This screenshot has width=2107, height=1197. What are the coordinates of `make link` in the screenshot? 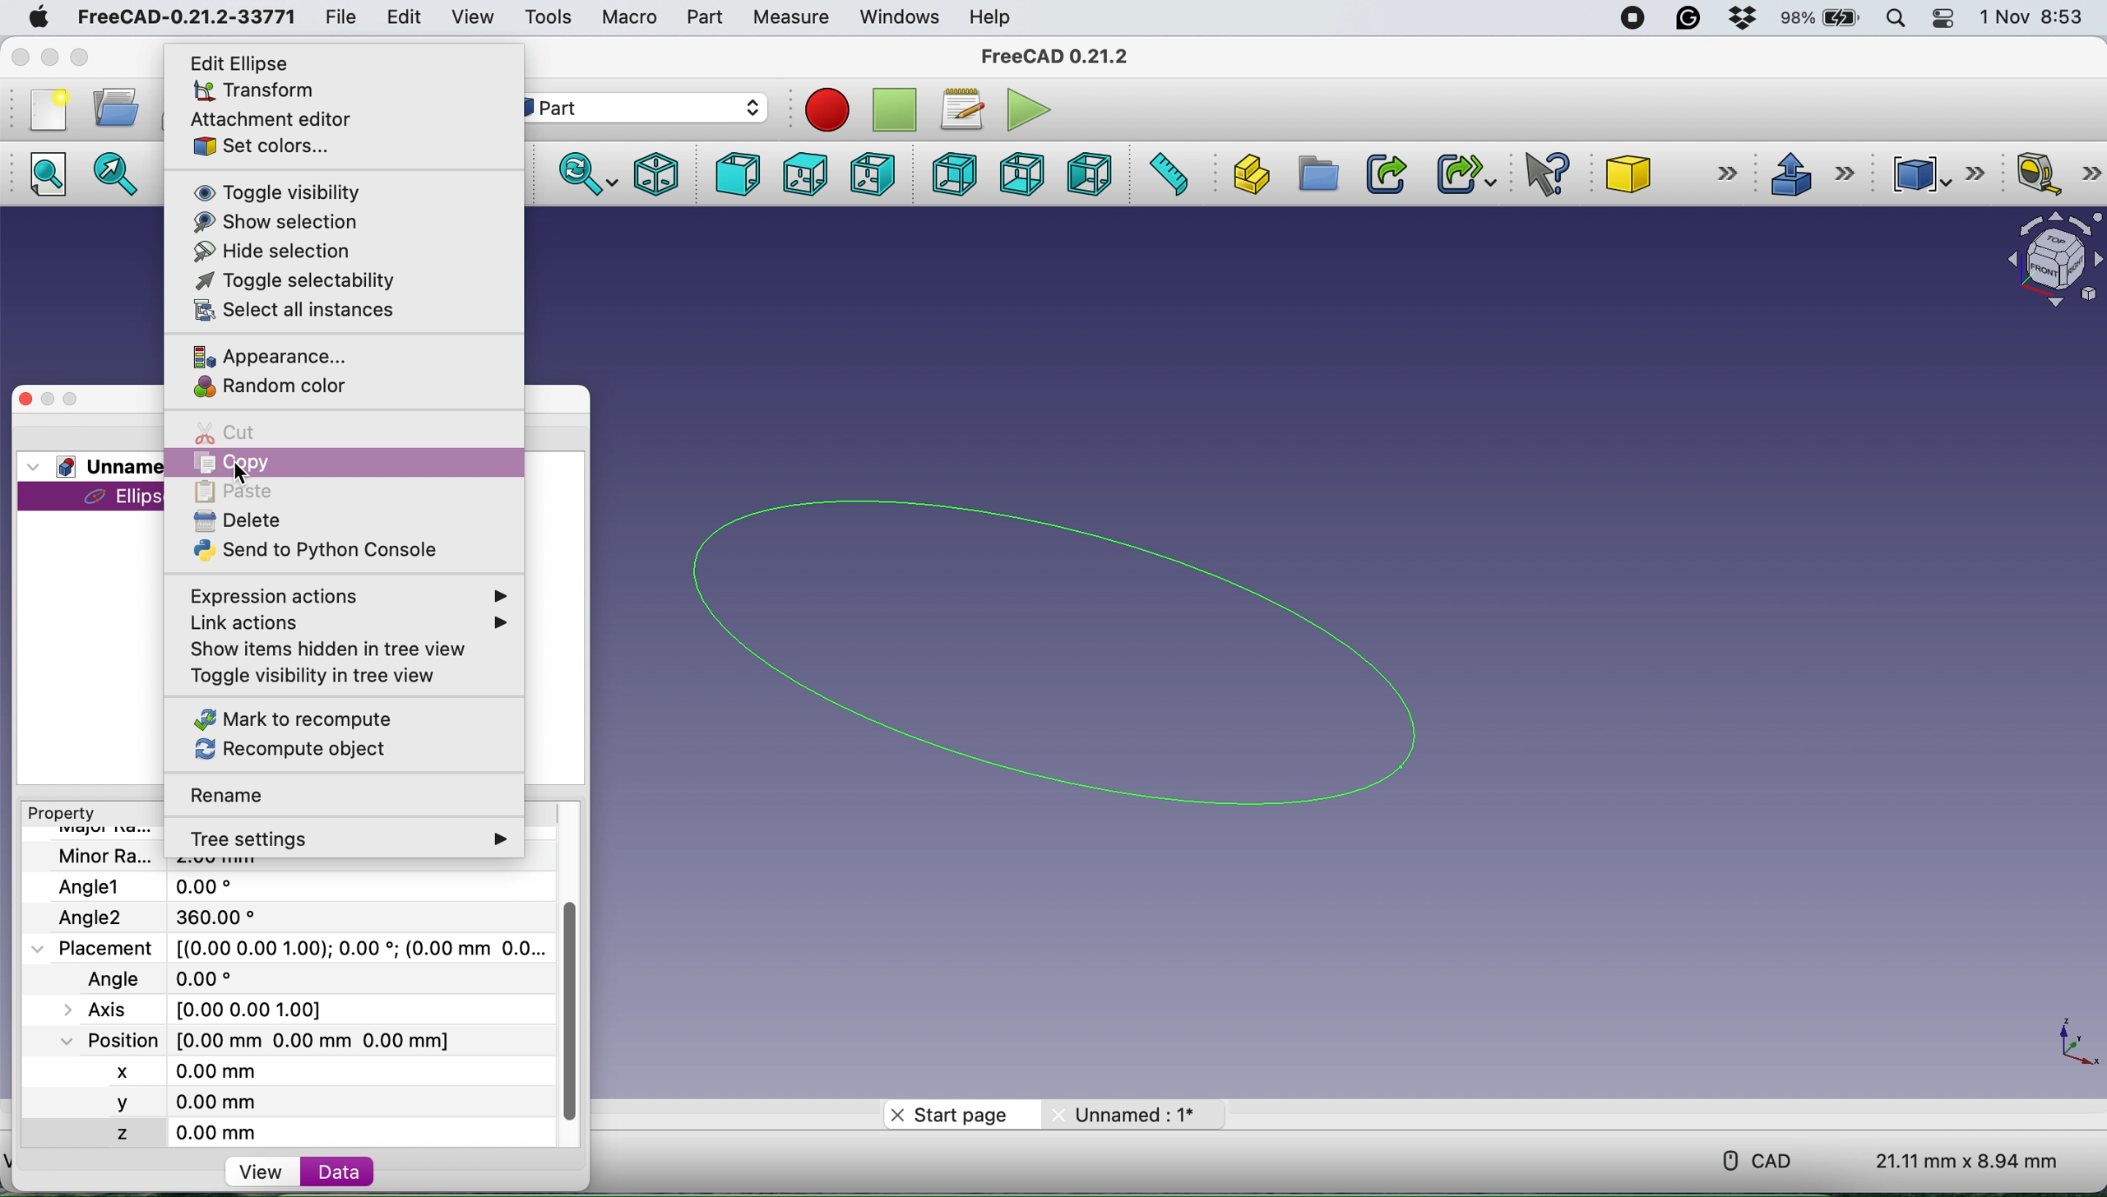 It's located at (1382, 174).